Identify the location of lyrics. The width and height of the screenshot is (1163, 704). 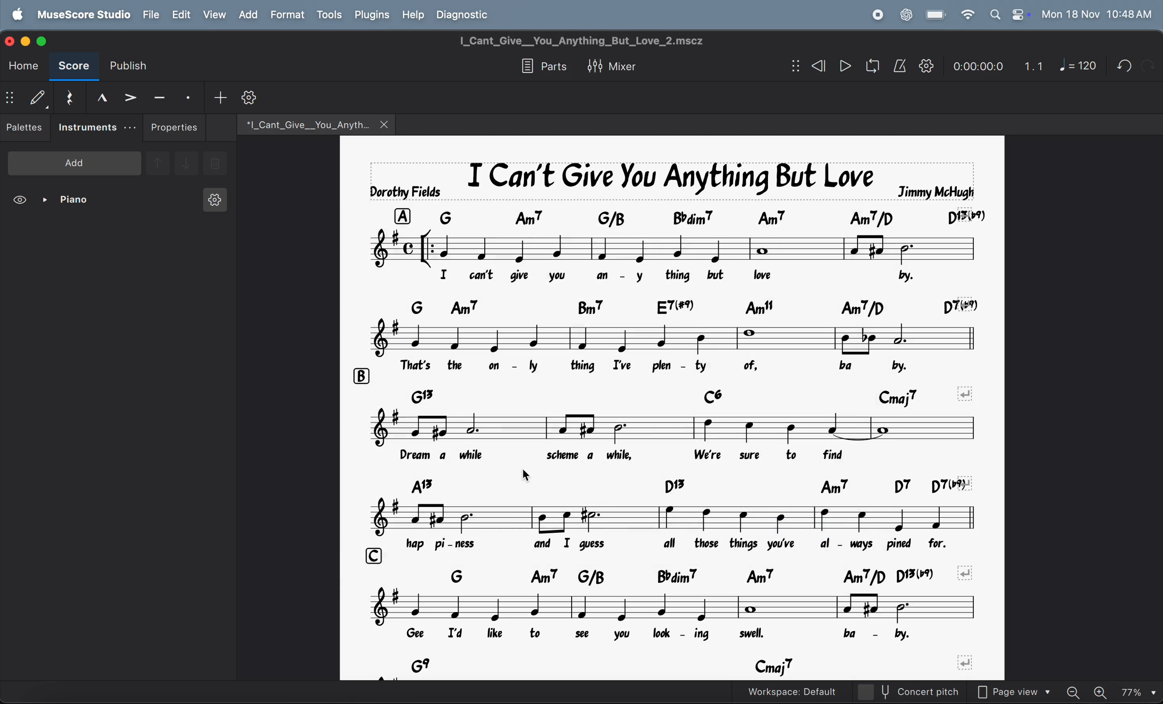
(689, 542).